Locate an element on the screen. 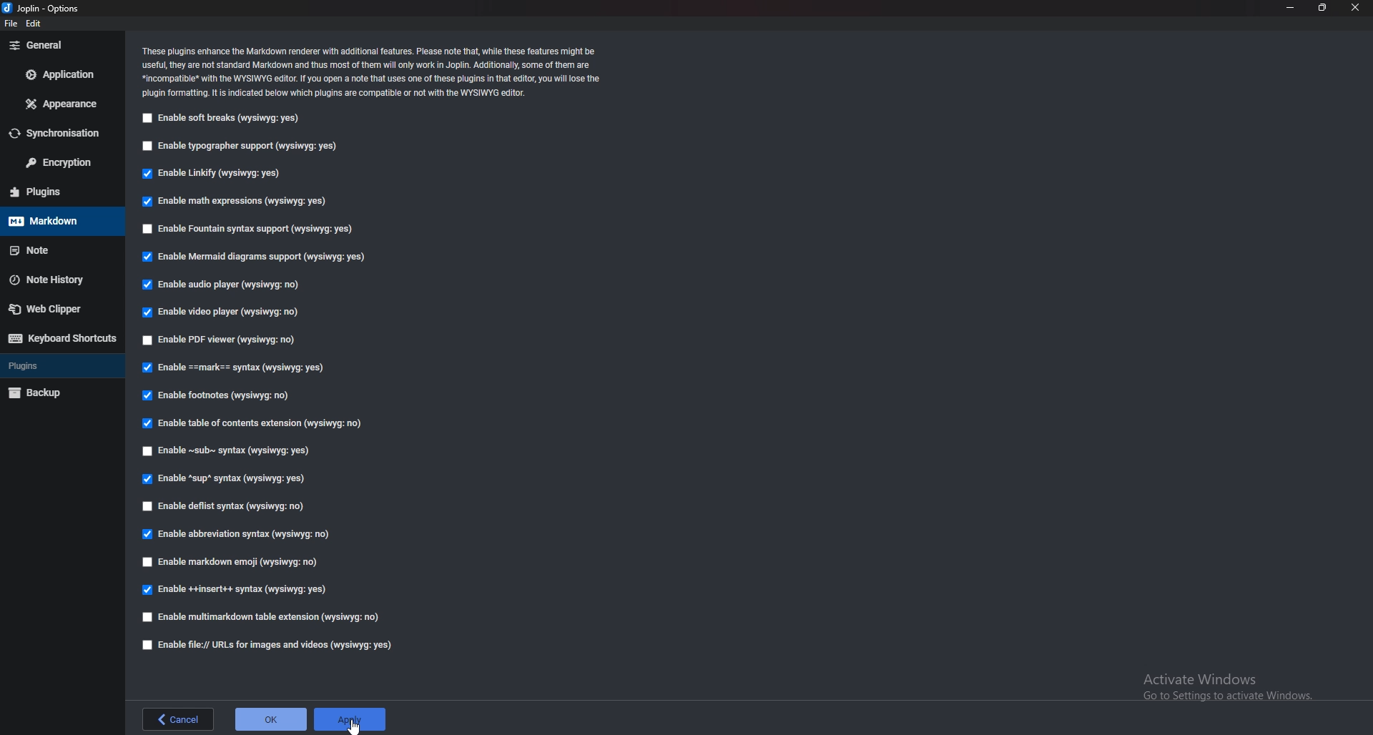  note is located at coordinates (59, 250).